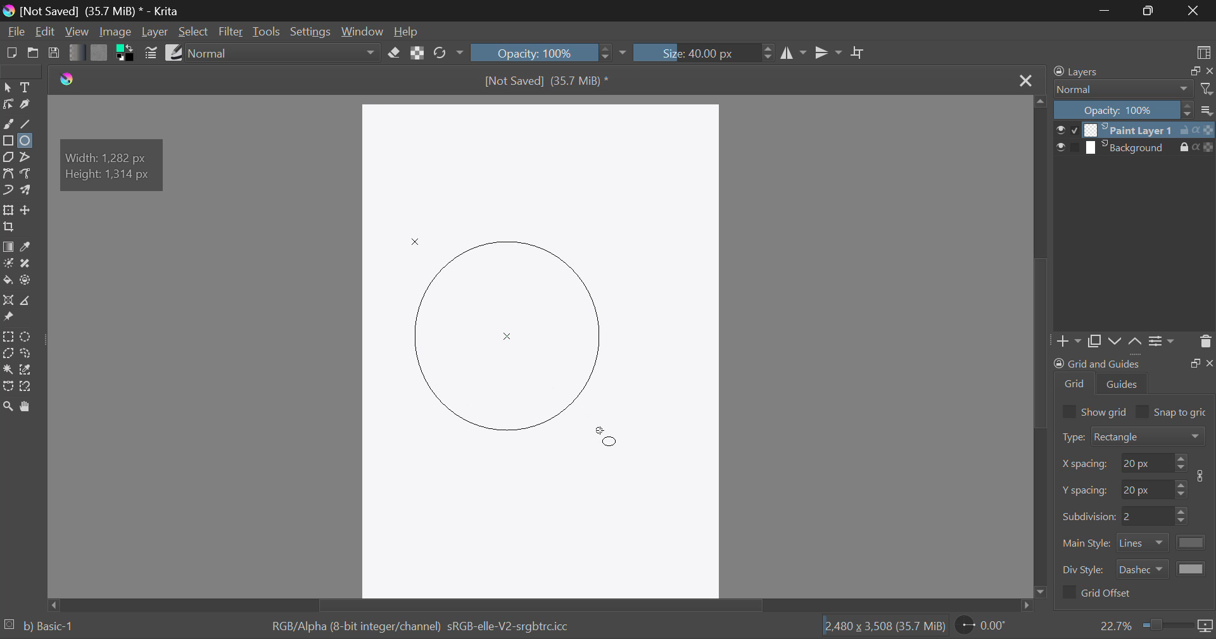 The image size is (1216, 639). What do you see at coordinates (26, 264) in the screenshot?
I see `Smart Patch Tool` at bounding box center [26, 264].